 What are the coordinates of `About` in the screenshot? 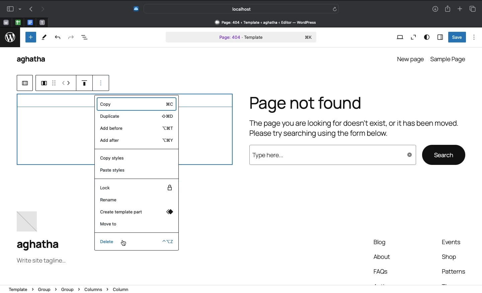 It's located at (382, 258).